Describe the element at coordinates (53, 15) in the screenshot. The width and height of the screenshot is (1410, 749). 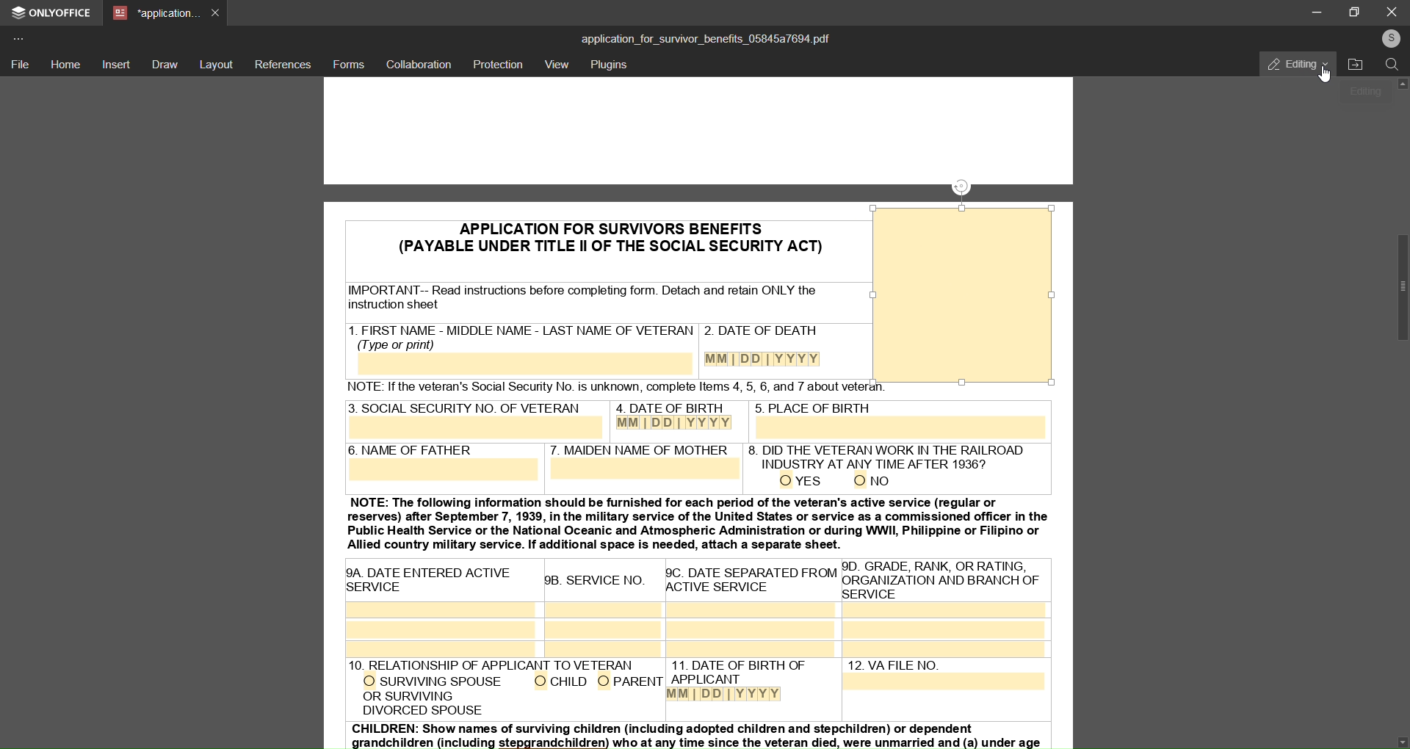
I see `onlyoffice` at that location.